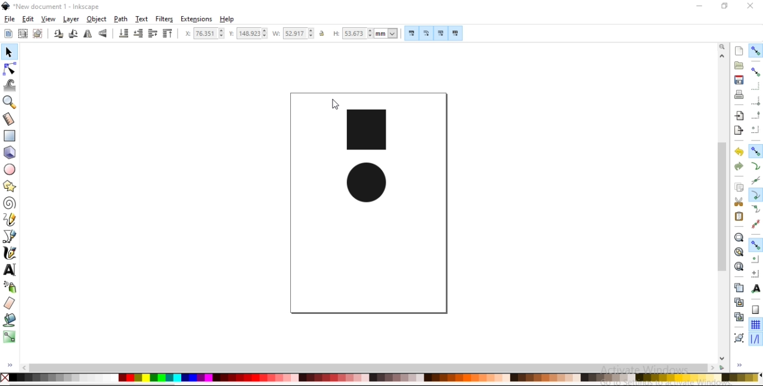  I want to click on snap to edges of bounding box, so click(756, 87).